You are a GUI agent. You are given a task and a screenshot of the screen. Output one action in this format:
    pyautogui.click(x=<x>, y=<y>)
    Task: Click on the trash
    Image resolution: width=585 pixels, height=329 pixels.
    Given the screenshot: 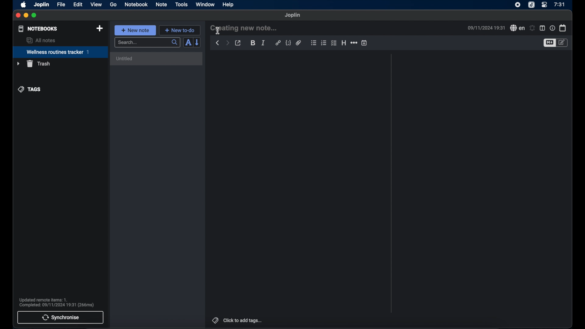 What is the action you would take?
    pyautogui.click(x=33, y=64)
    